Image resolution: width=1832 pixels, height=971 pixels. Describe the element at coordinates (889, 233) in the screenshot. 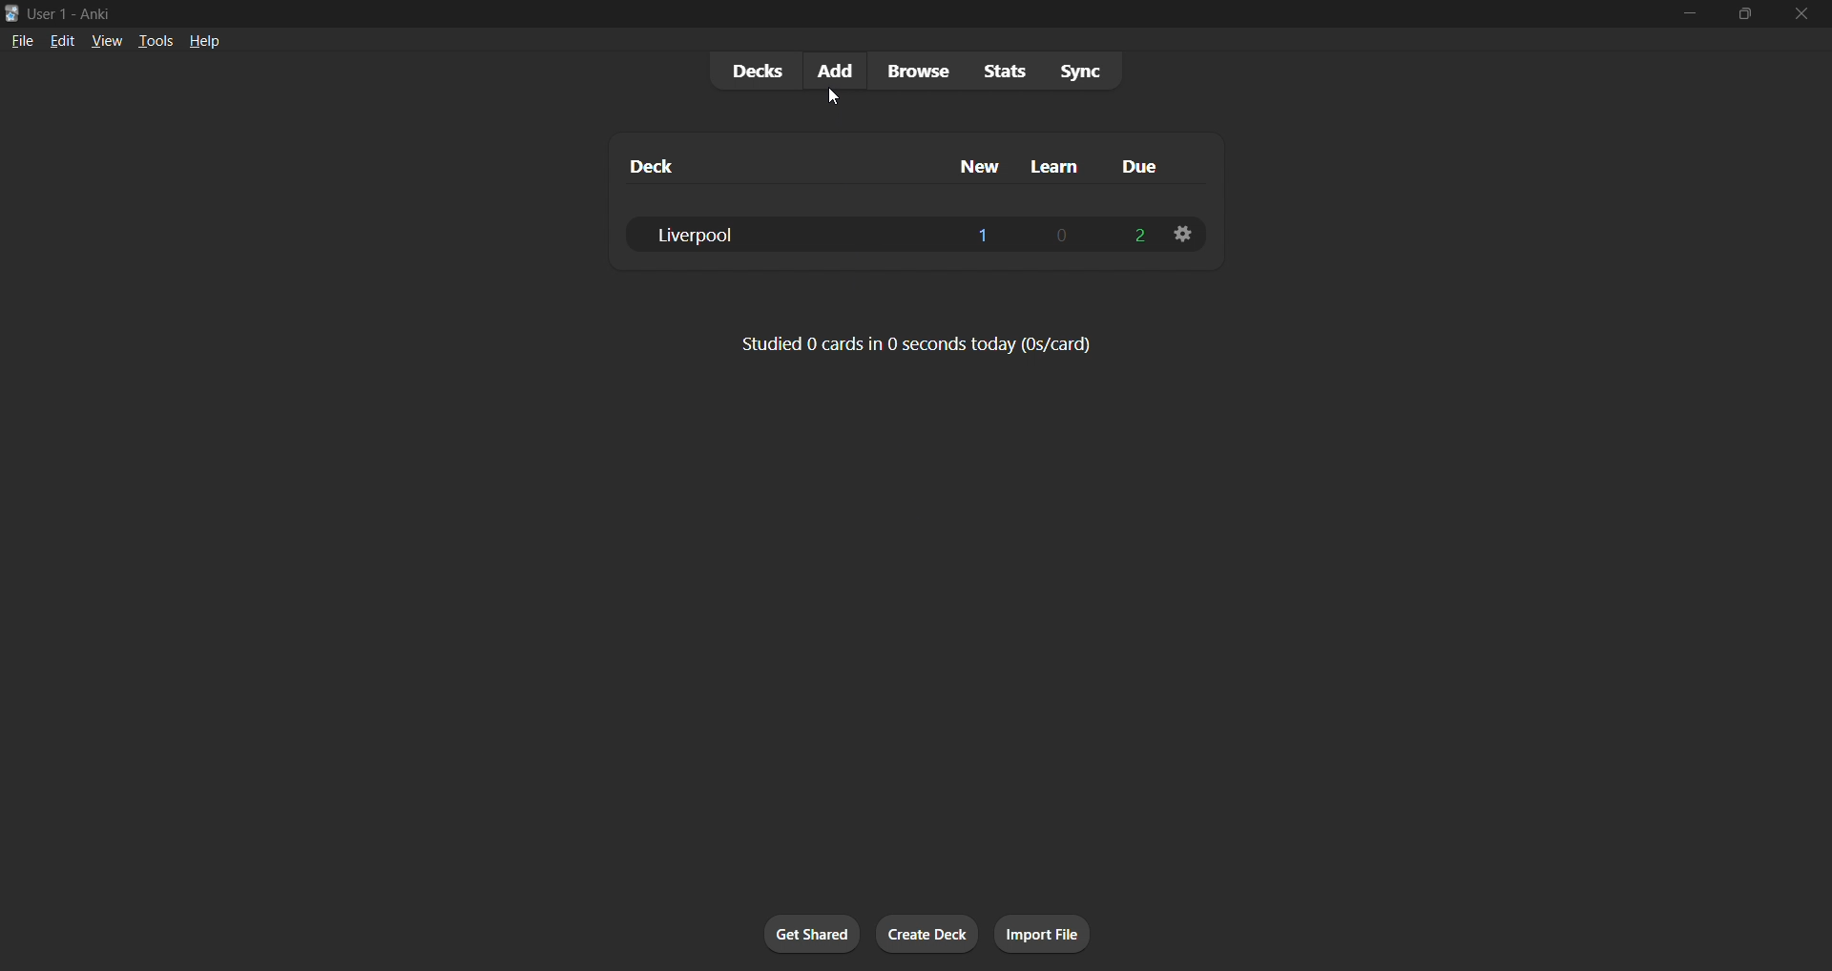

I see `liverpool: 1, 0, 2` at that location.